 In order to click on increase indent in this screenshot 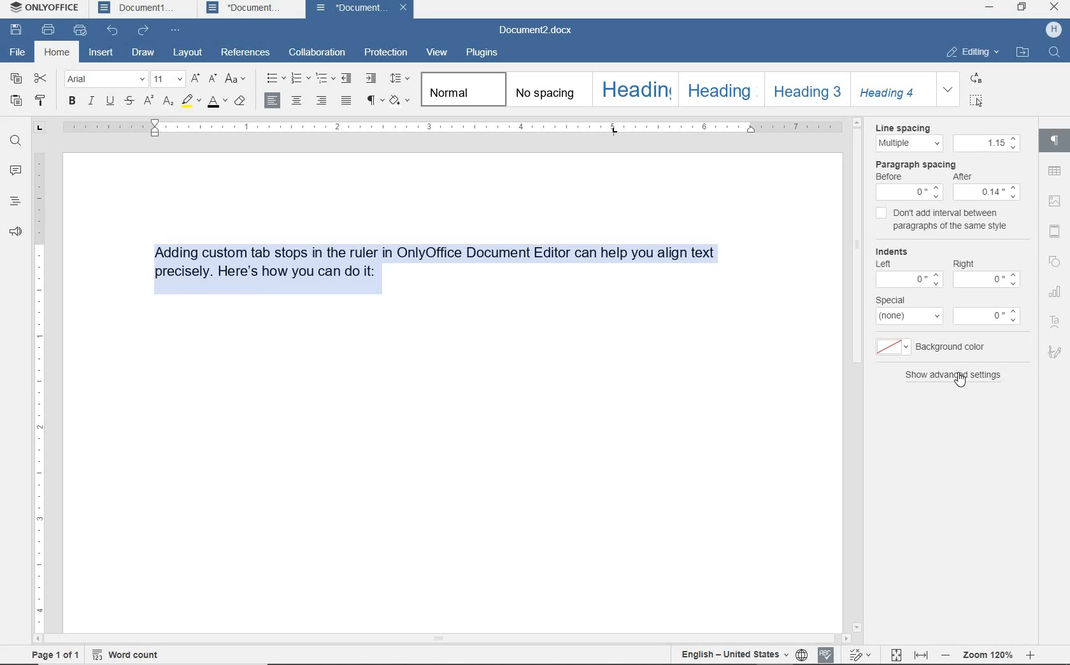, I will do `click(372, 79)`.